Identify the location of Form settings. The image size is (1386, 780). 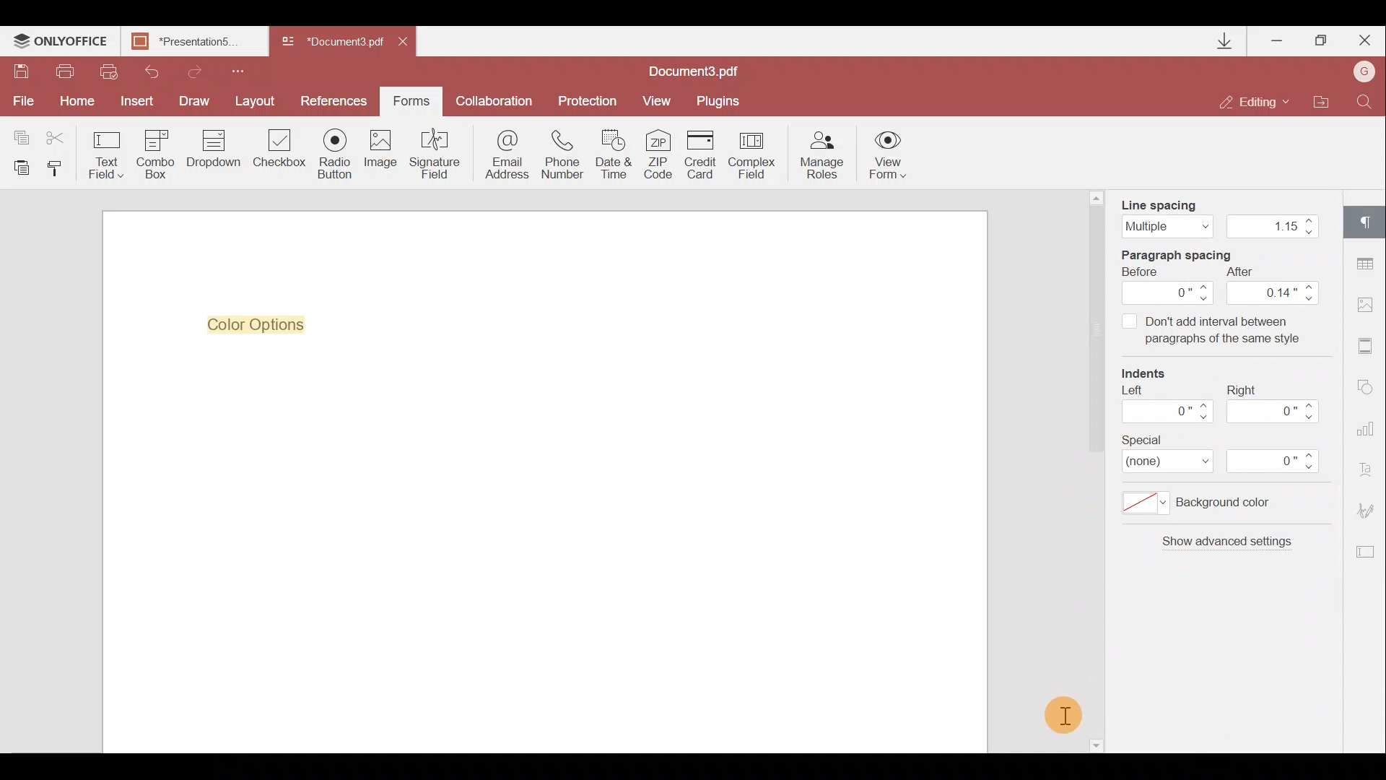
(1365, 550).